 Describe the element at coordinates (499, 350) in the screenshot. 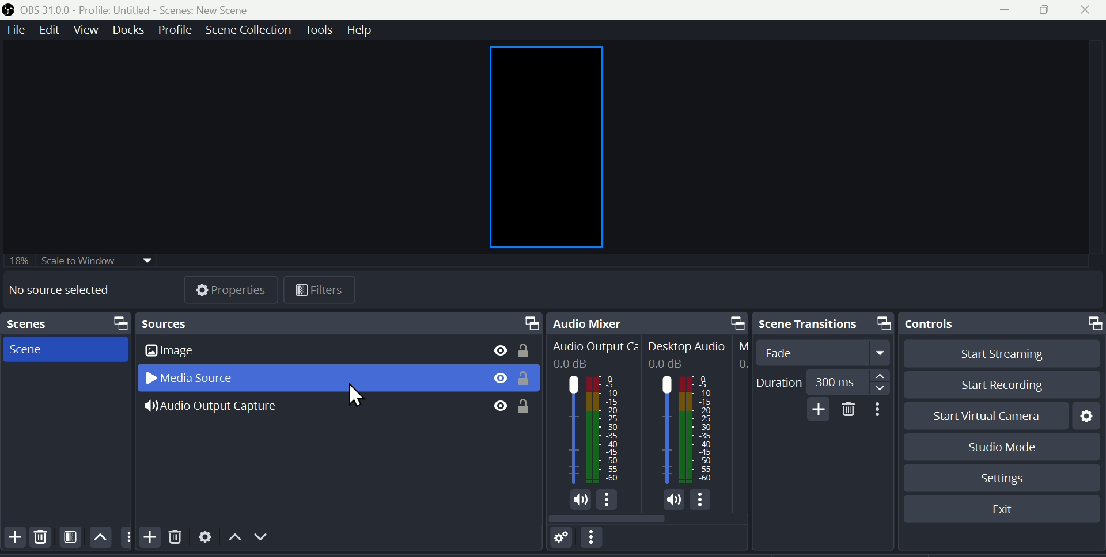

I see `Visibility` at that location.